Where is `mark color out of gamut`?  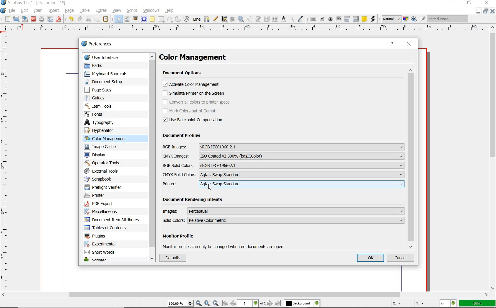
mark color out of gamut is located at coordinates (196, 111).